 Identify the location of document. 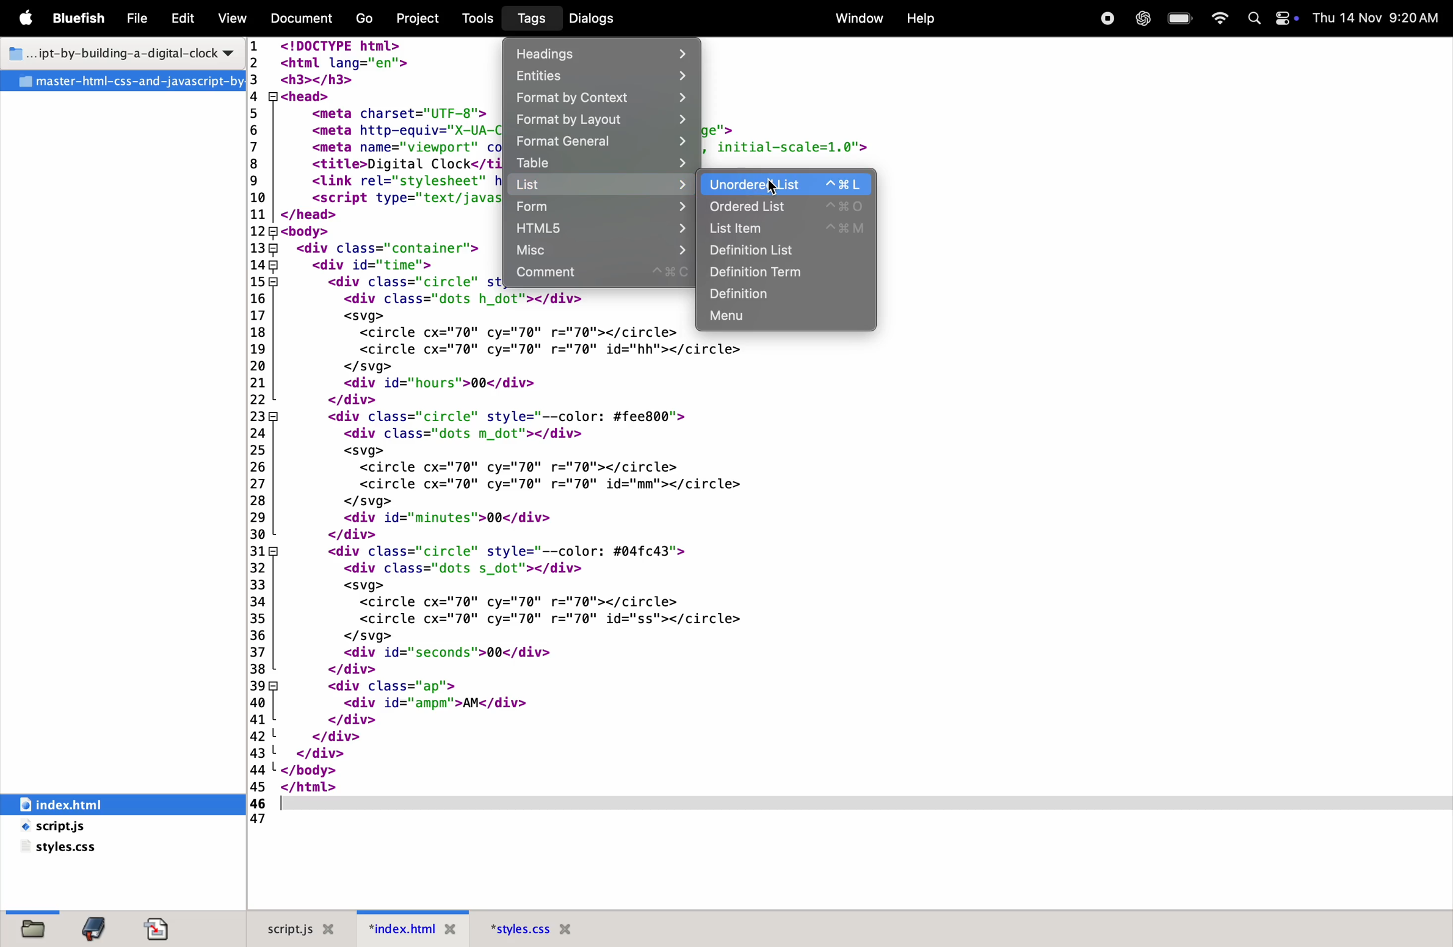
(161, 929).